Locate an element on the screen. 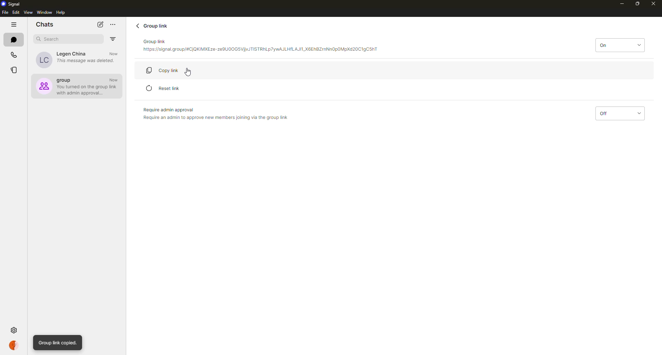 The image size is (662, 355). close is located at coordinates (654, 4).